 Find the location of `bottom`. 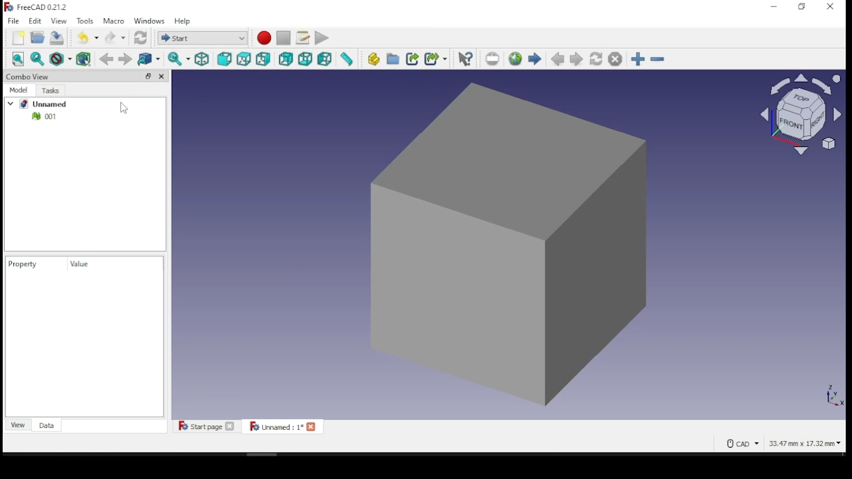

bottom is located at coordinates (306, 58).